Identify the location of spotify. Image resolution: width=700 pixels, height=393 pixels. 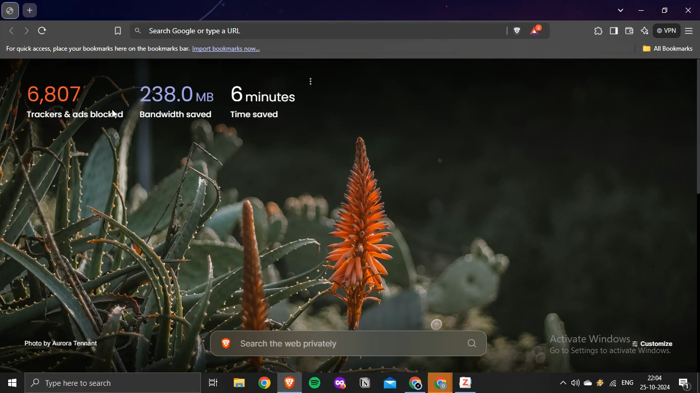
(315, 383).